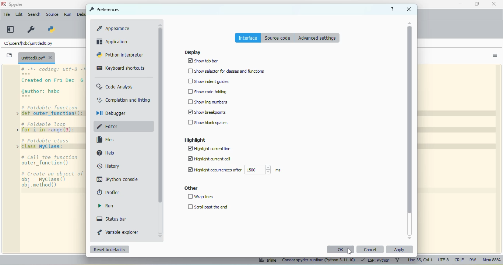  Describe the element at coordinates (473, 260) in the screenshot. I see `RW` at that location.